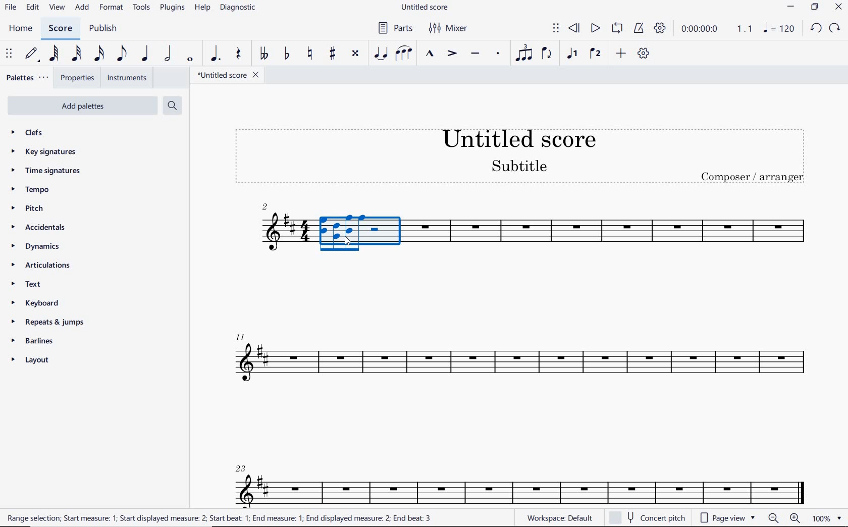  What do you see at coordinates (32, 362) in the screenshot?
I see `LAYOUT` at bounding box center [32, 362].